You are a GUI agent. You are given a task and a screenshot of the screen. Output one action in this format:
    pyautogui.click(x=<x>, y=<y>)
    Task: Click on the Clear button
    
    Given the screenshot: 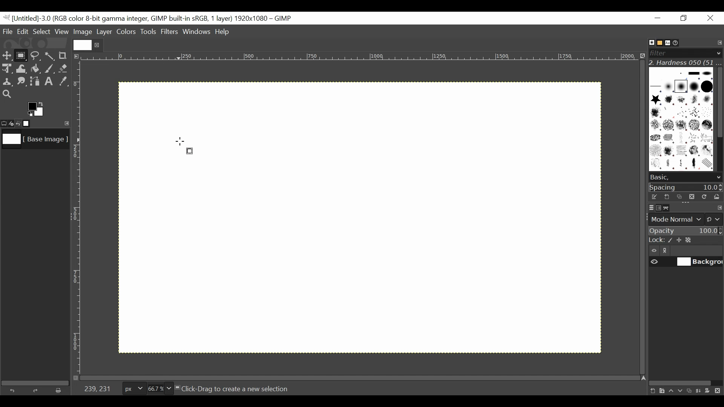 What is the action you would take?
    pyautogui.click(x=61, y=390)
    